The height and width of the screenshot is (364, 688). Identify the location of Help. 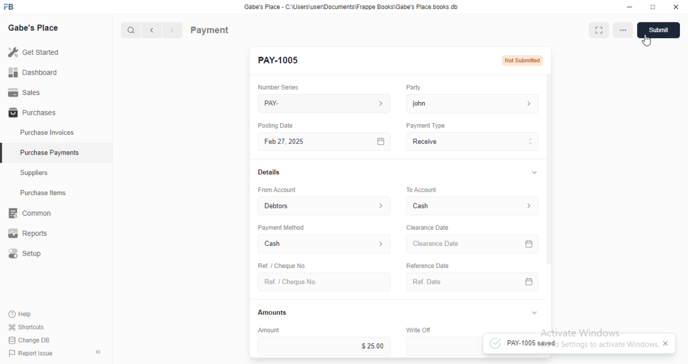
(21, 315).